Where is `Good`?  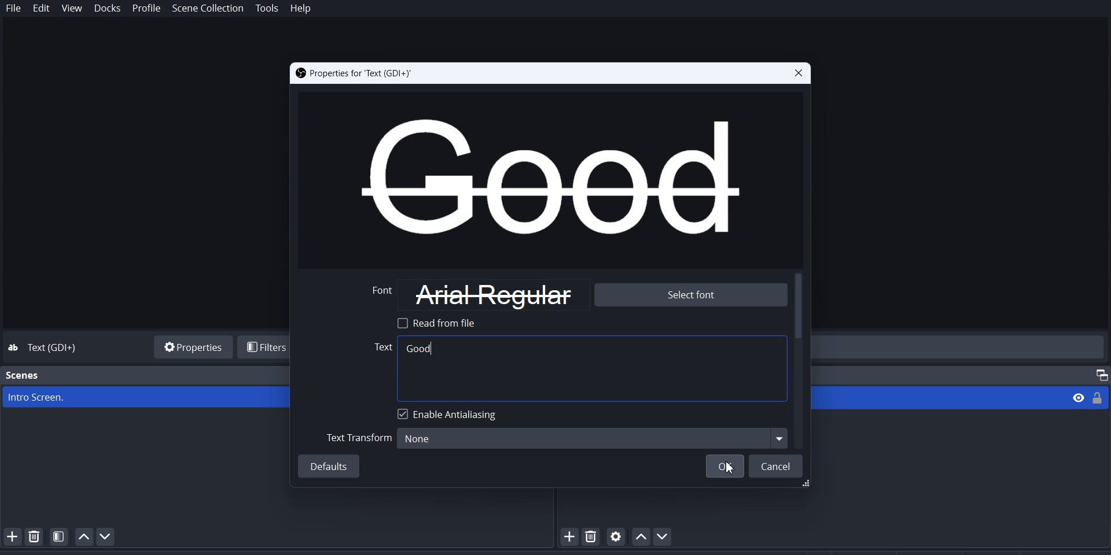 Good is located at coordinates (420, 349).